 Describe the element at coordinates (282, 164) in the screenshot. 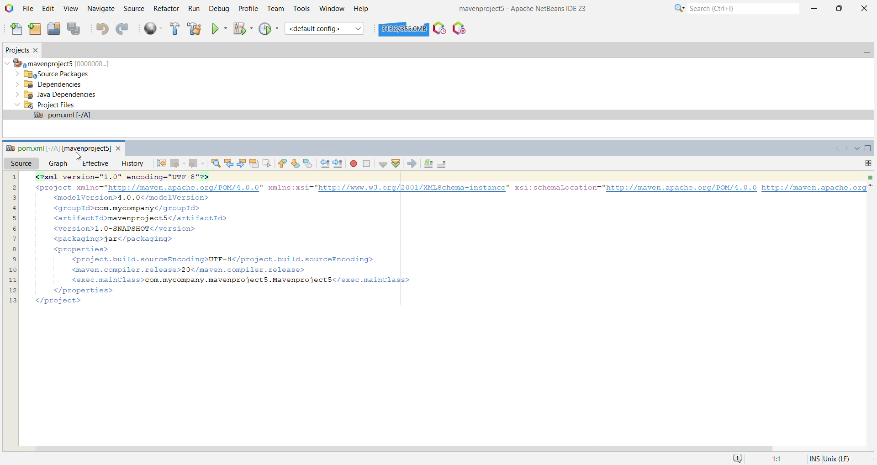

I see `Previous Bookmark` at that location.